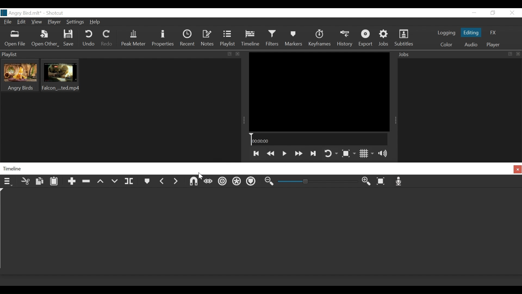  What do you see at coordinates (86, 183) in the screenshot?
I see `Ripple Delete` at bounding box center [86, 183].